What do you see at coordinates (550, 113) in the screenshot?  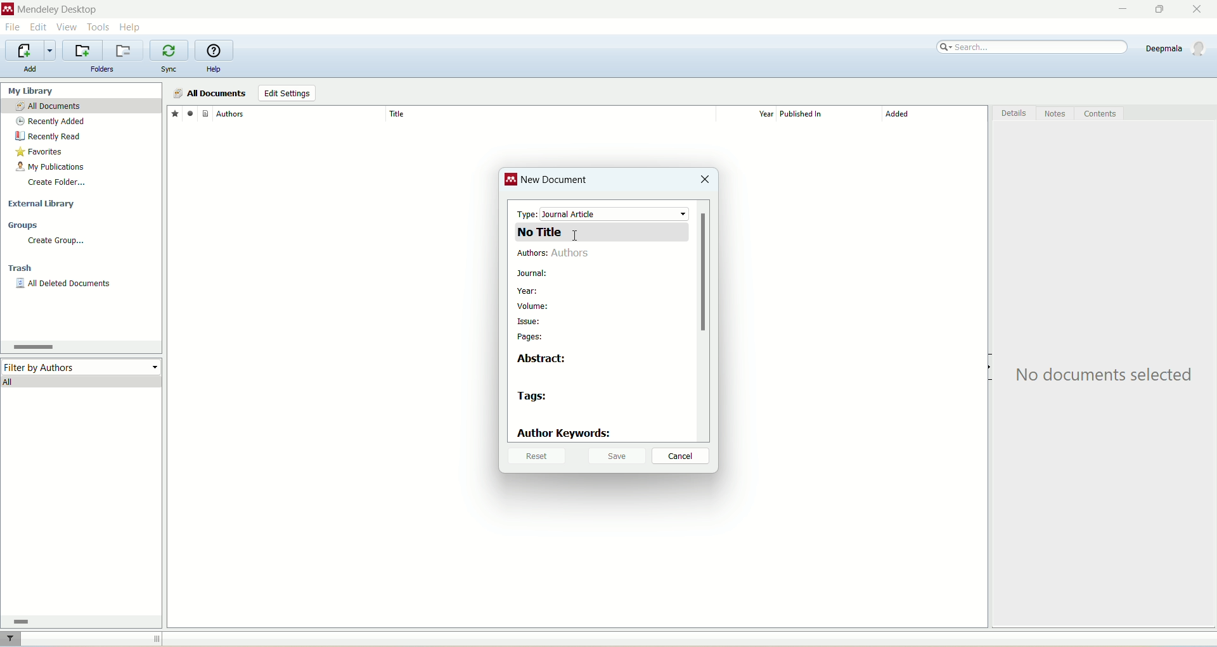 I see `title` at bounding box center [550, 113].